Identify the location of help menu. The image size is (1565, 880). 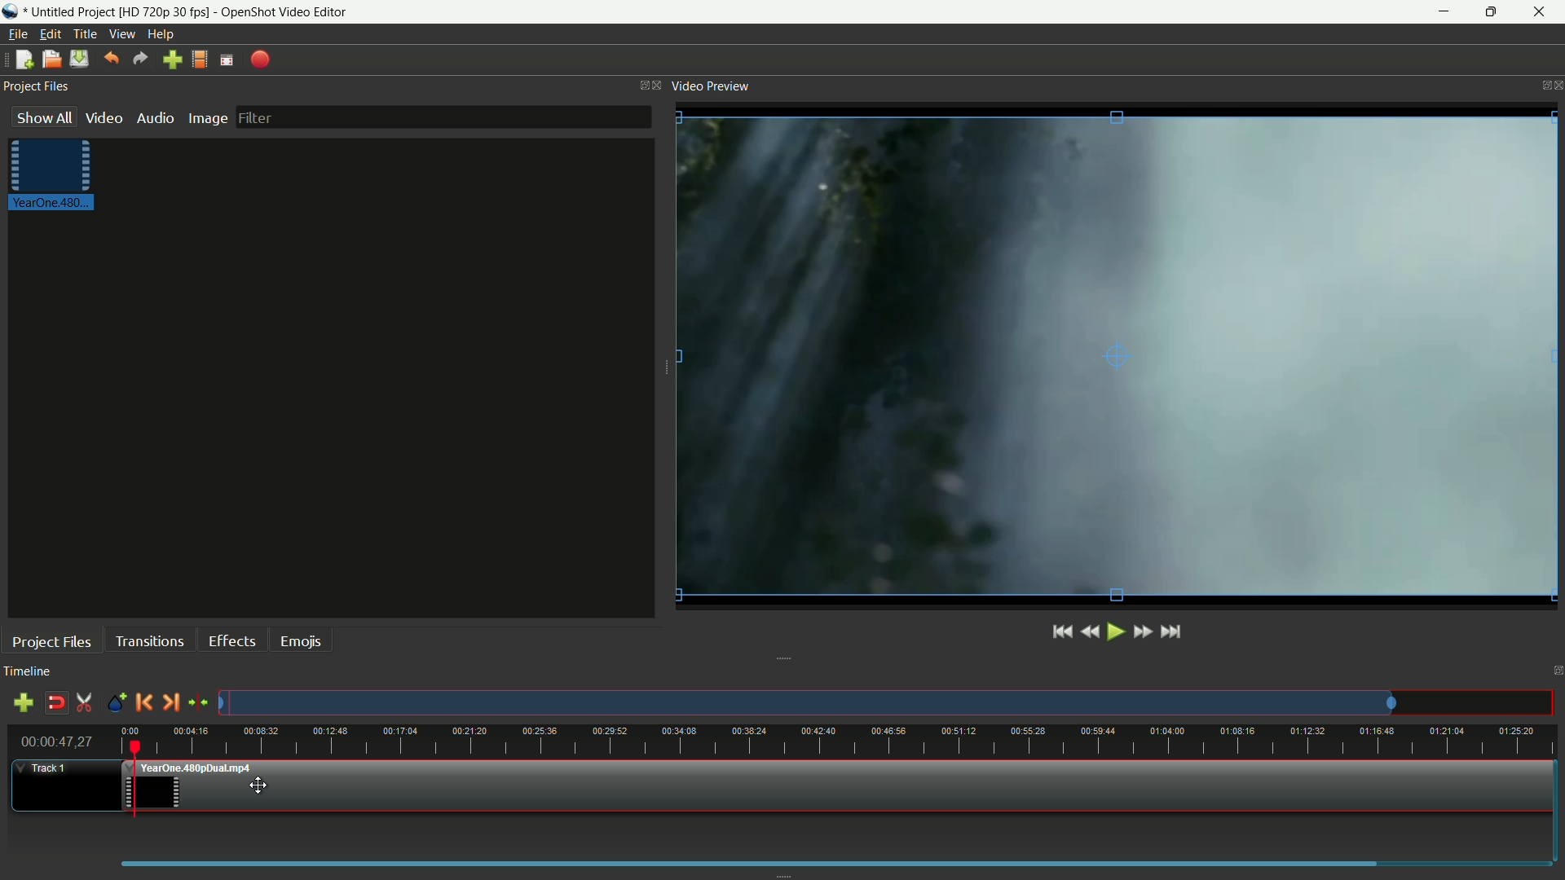
(162, 33).